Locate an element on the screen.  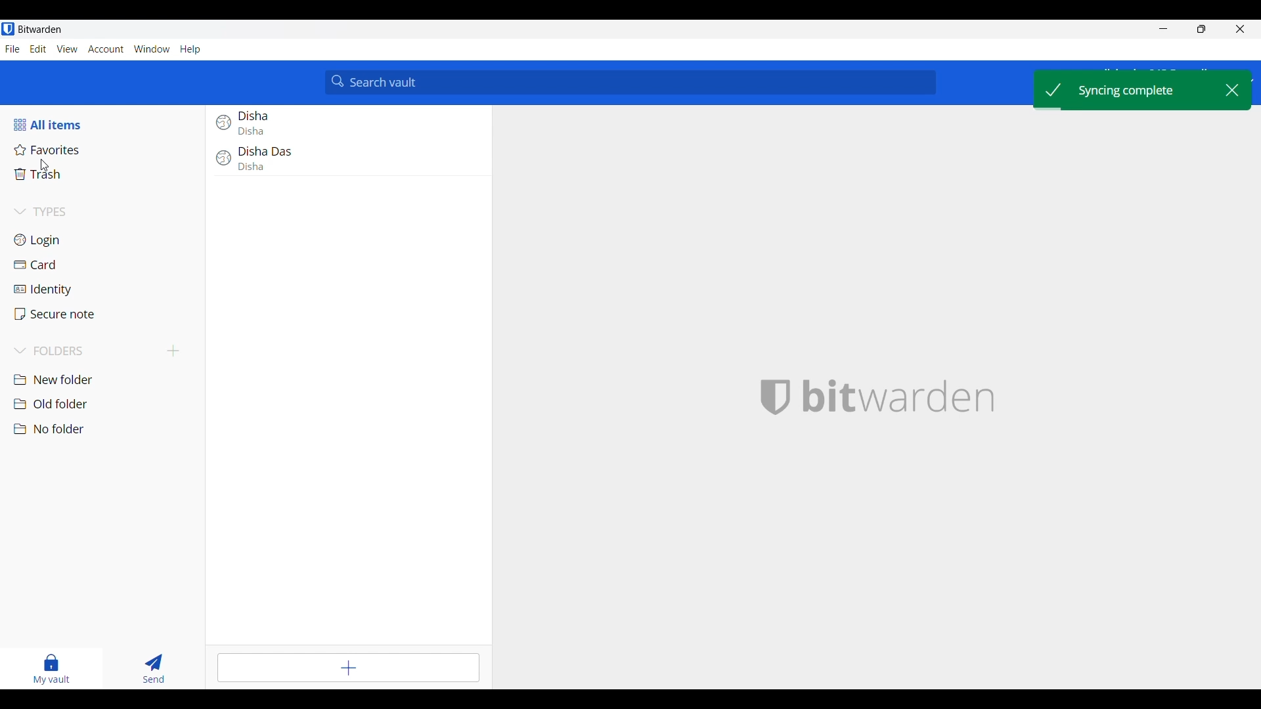
Close interface is located at coordinates (1240, 29).